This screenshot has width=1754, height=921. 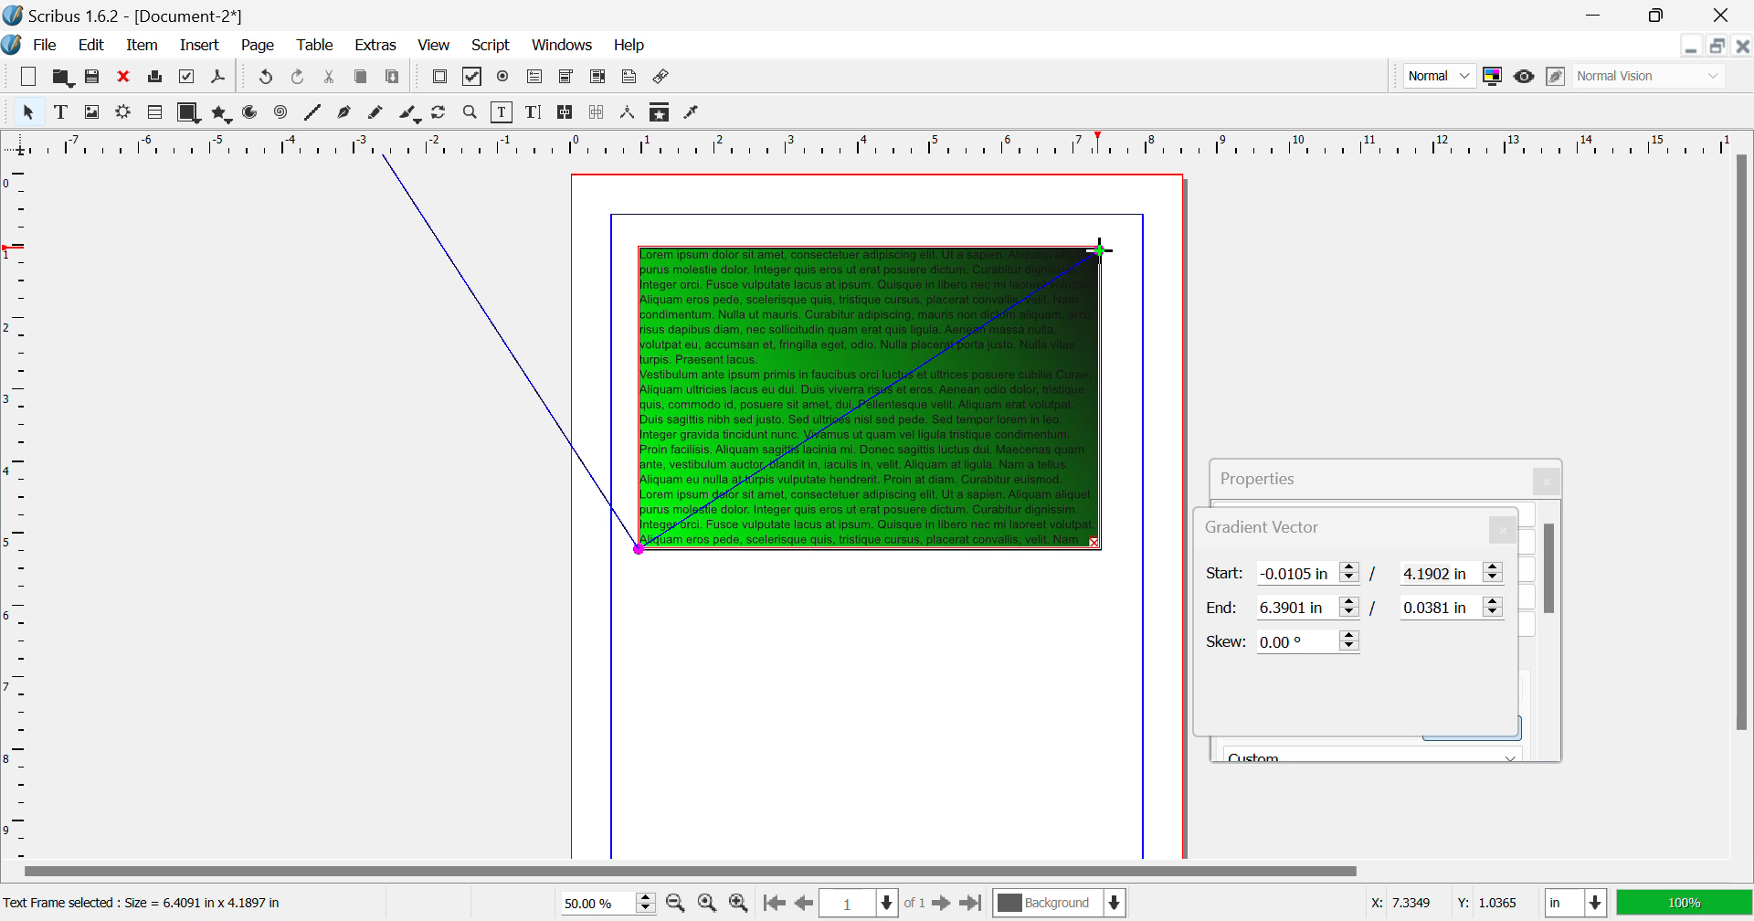 I want to click on Last Page, so click(x=970, y=904).